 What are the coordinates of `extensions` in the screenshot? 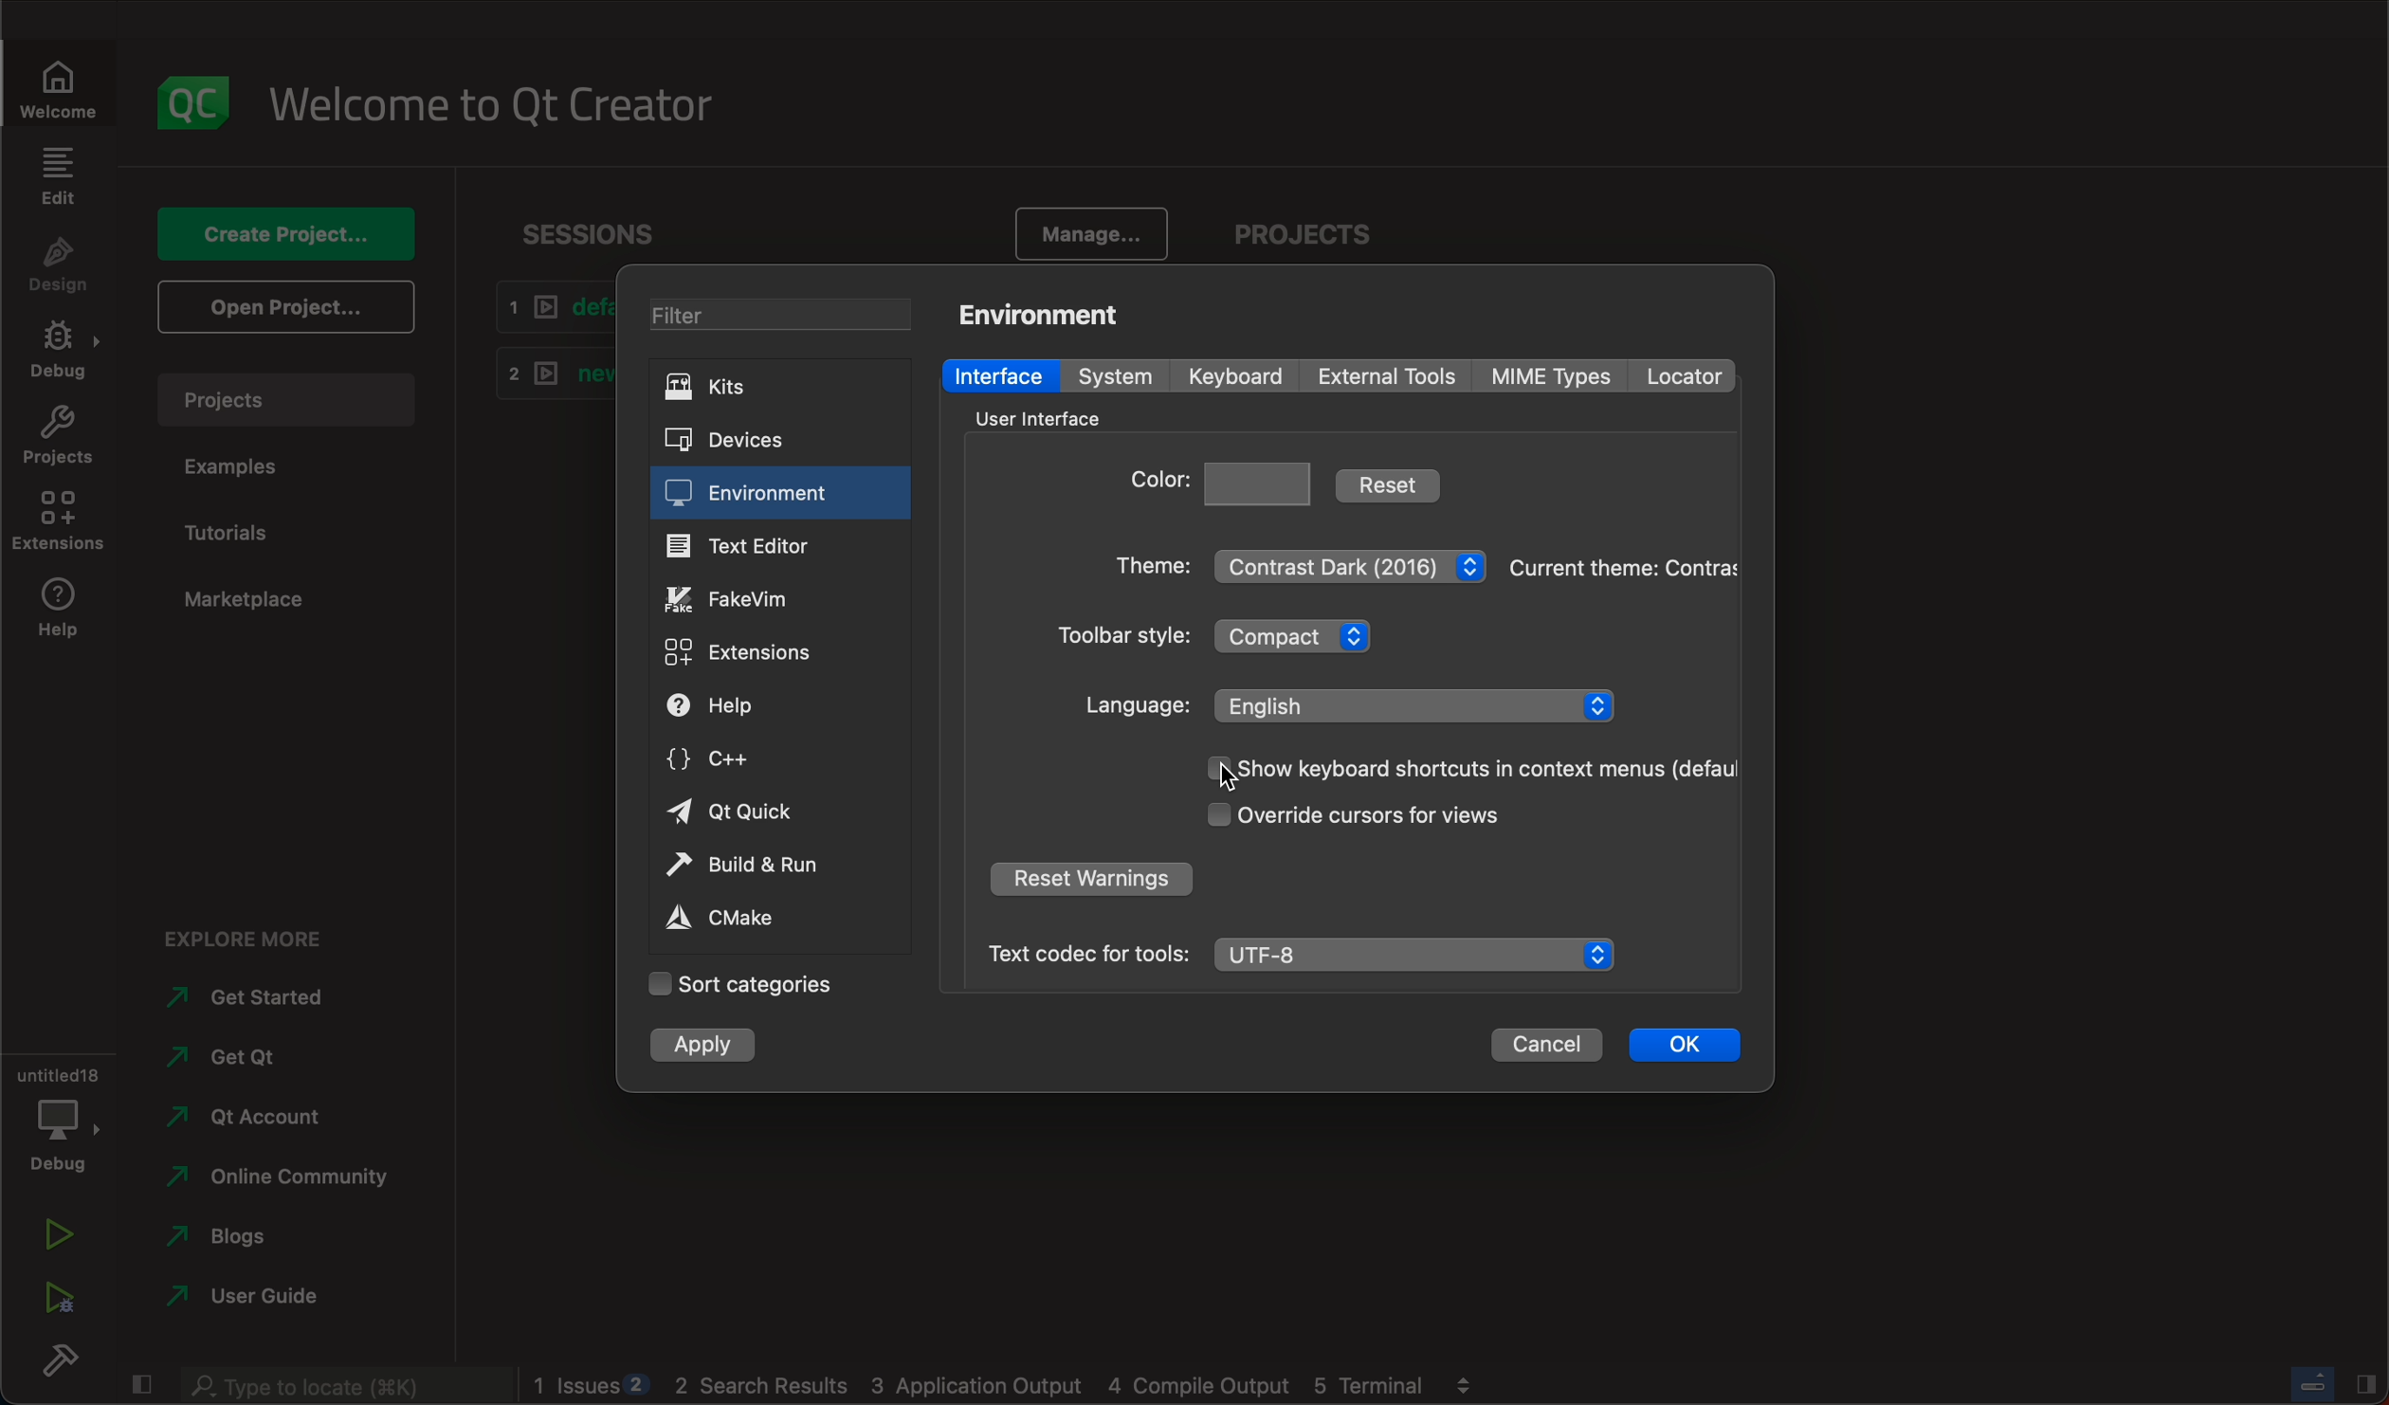 It's located at (753, 649).